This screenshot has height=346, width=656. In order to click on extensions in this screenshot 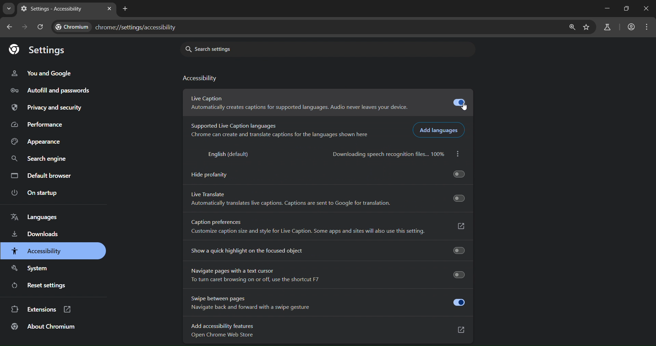, I will do `click(40, 309)`.